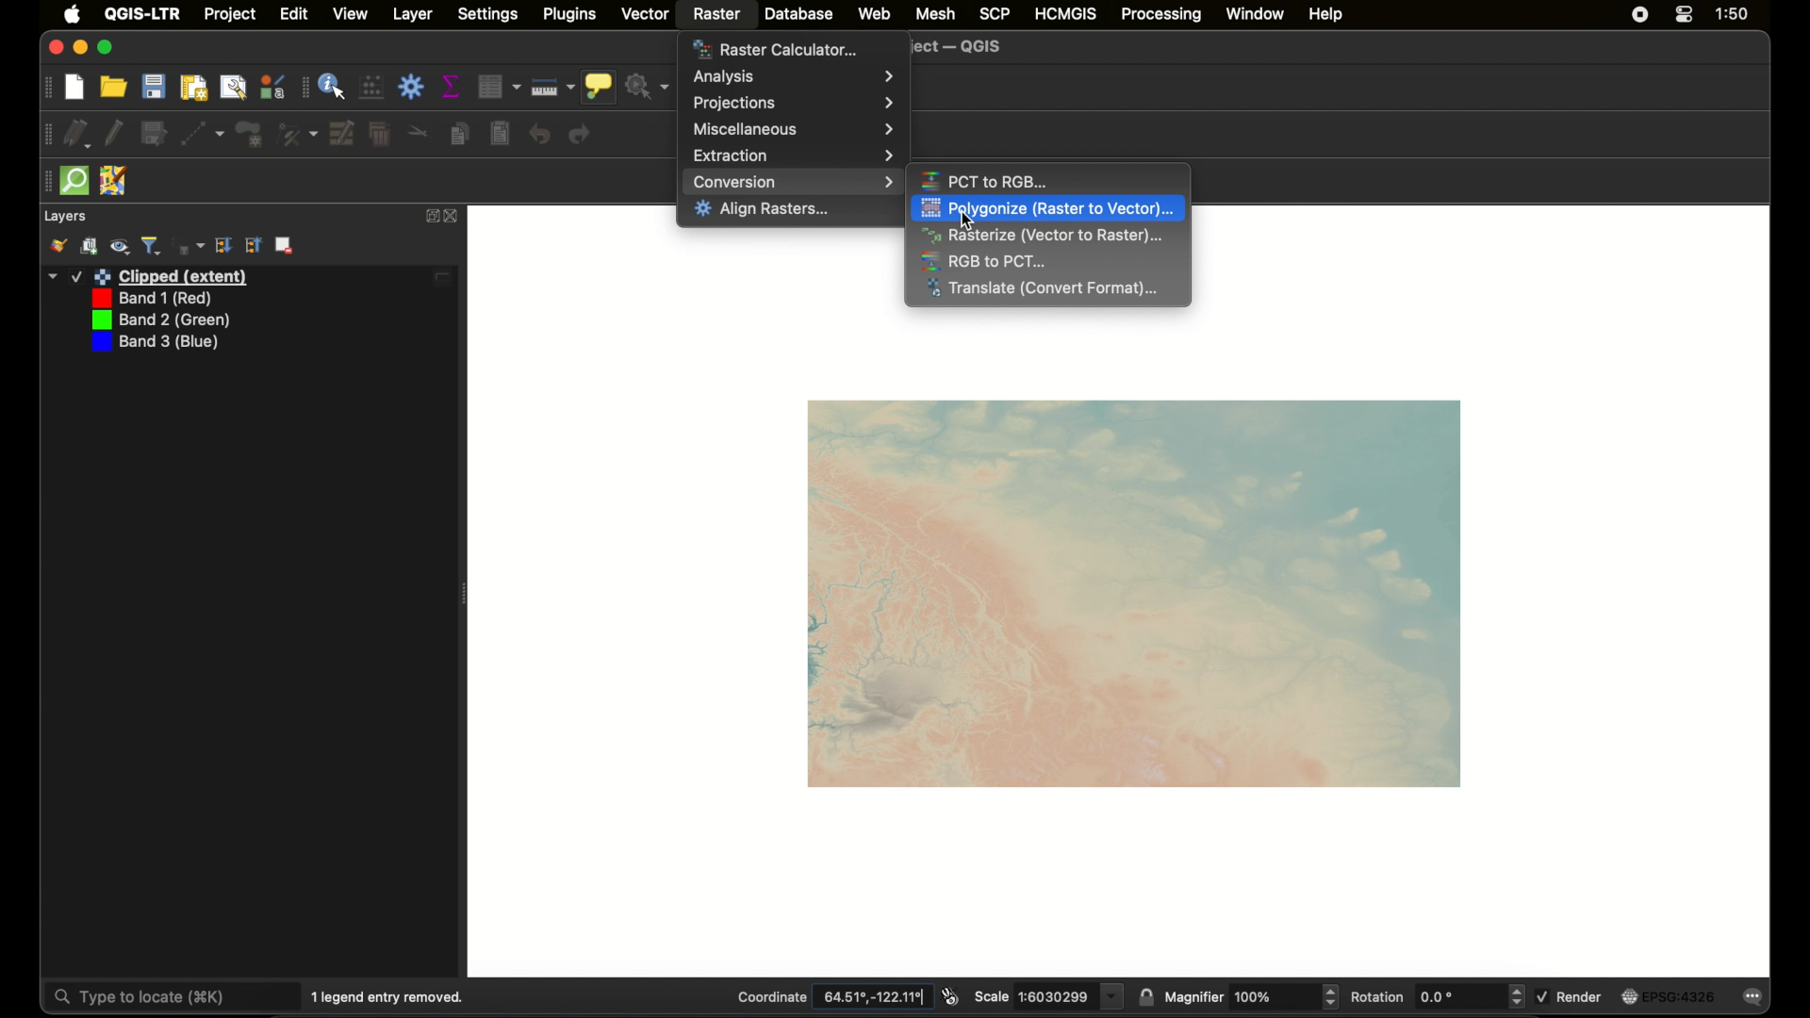 The width and height of the screenshot is (1810, 1018). I want to click on QGIS - LTR, so click(142, 13).